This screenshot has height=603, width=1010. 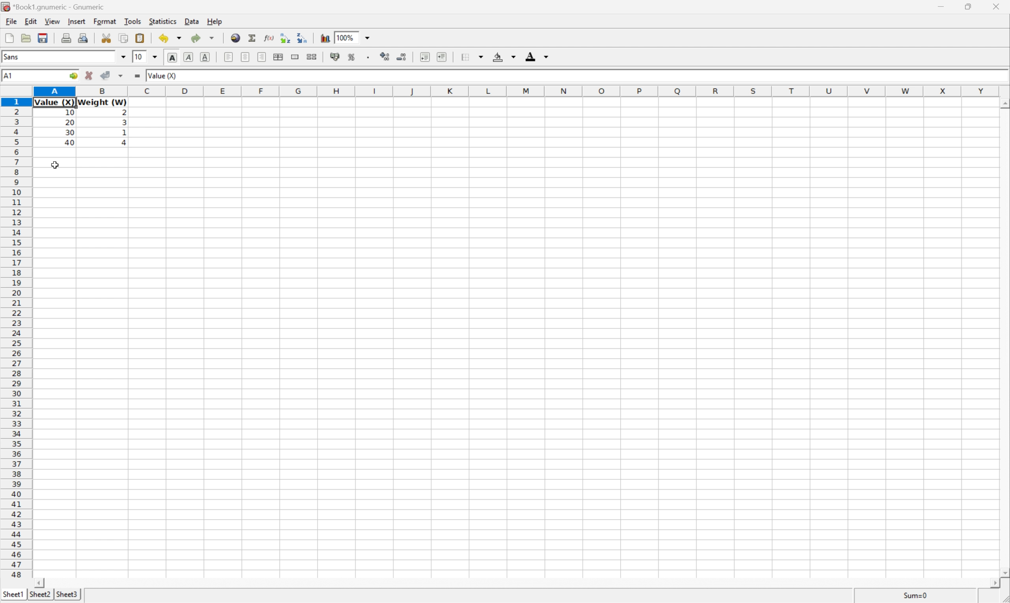 What do you see at coordinates (246, 58) in the screenshot?
I see `Center horizontally` at bounding box center [246, 58].